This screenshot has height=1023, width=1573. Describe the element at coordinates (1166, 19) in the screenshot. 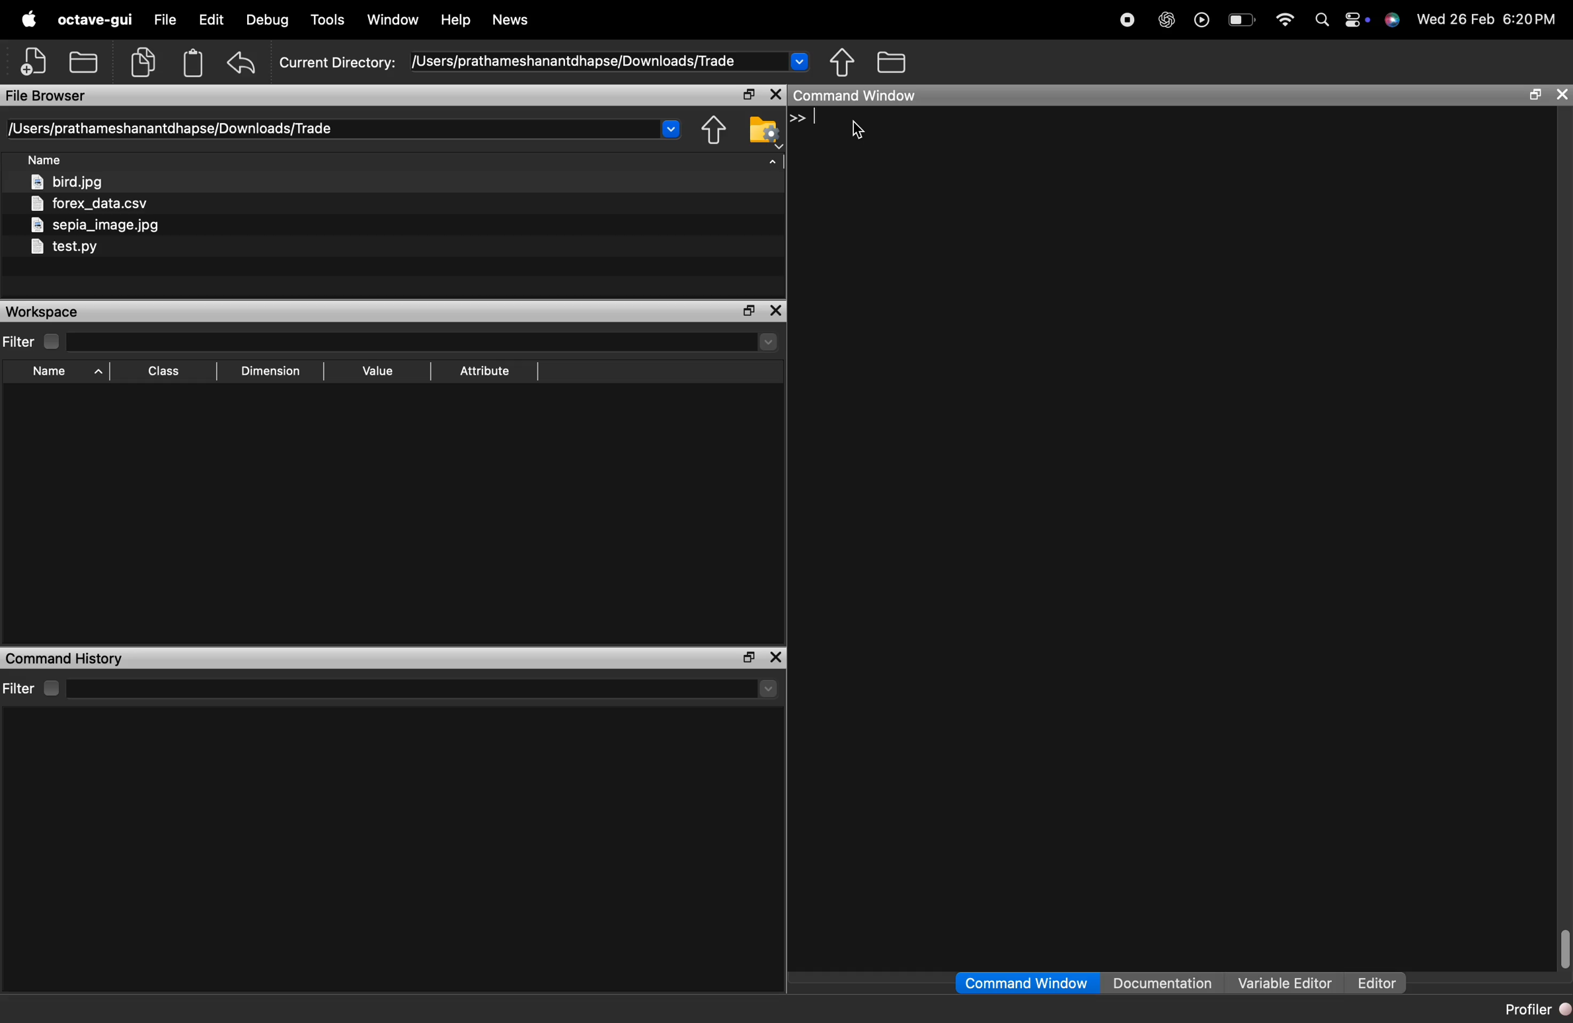

I see `chatgpt` at that location.